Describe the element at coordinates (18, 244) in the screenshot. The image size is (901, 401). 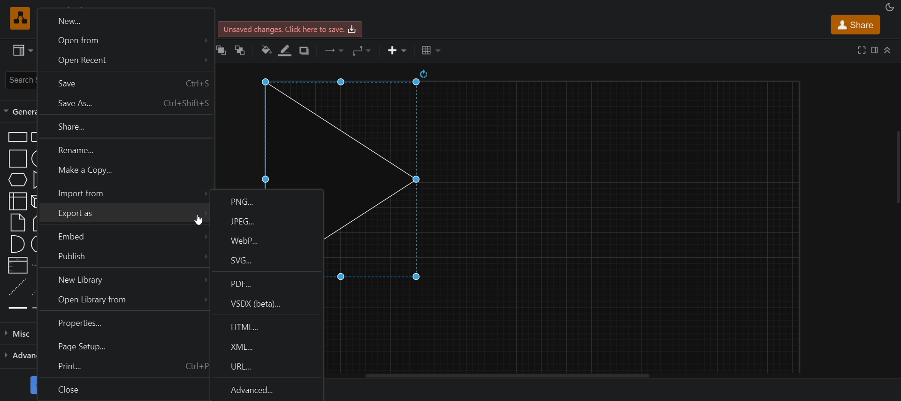
I see `and` at that location.